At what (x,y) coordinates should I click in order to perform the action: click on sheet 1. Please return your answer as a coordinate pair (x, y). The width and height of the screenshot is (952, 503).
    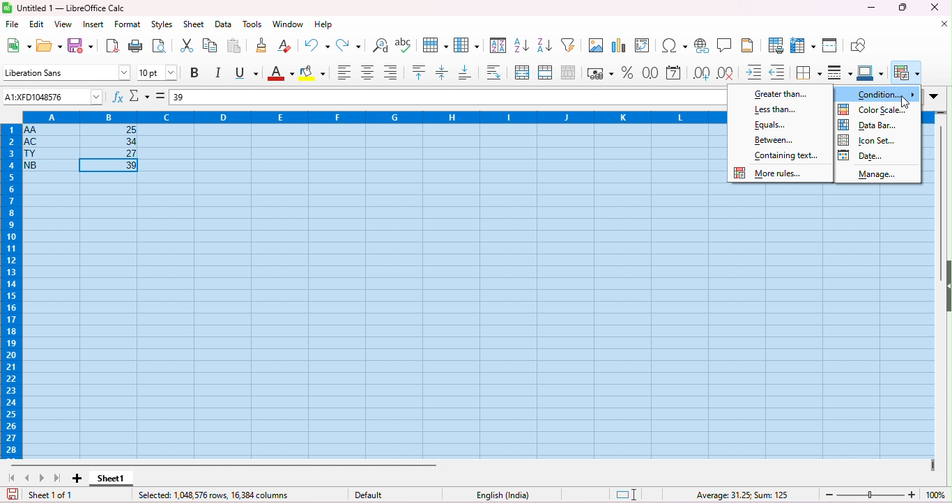
    Looking at the image, I should click on (114, 480).